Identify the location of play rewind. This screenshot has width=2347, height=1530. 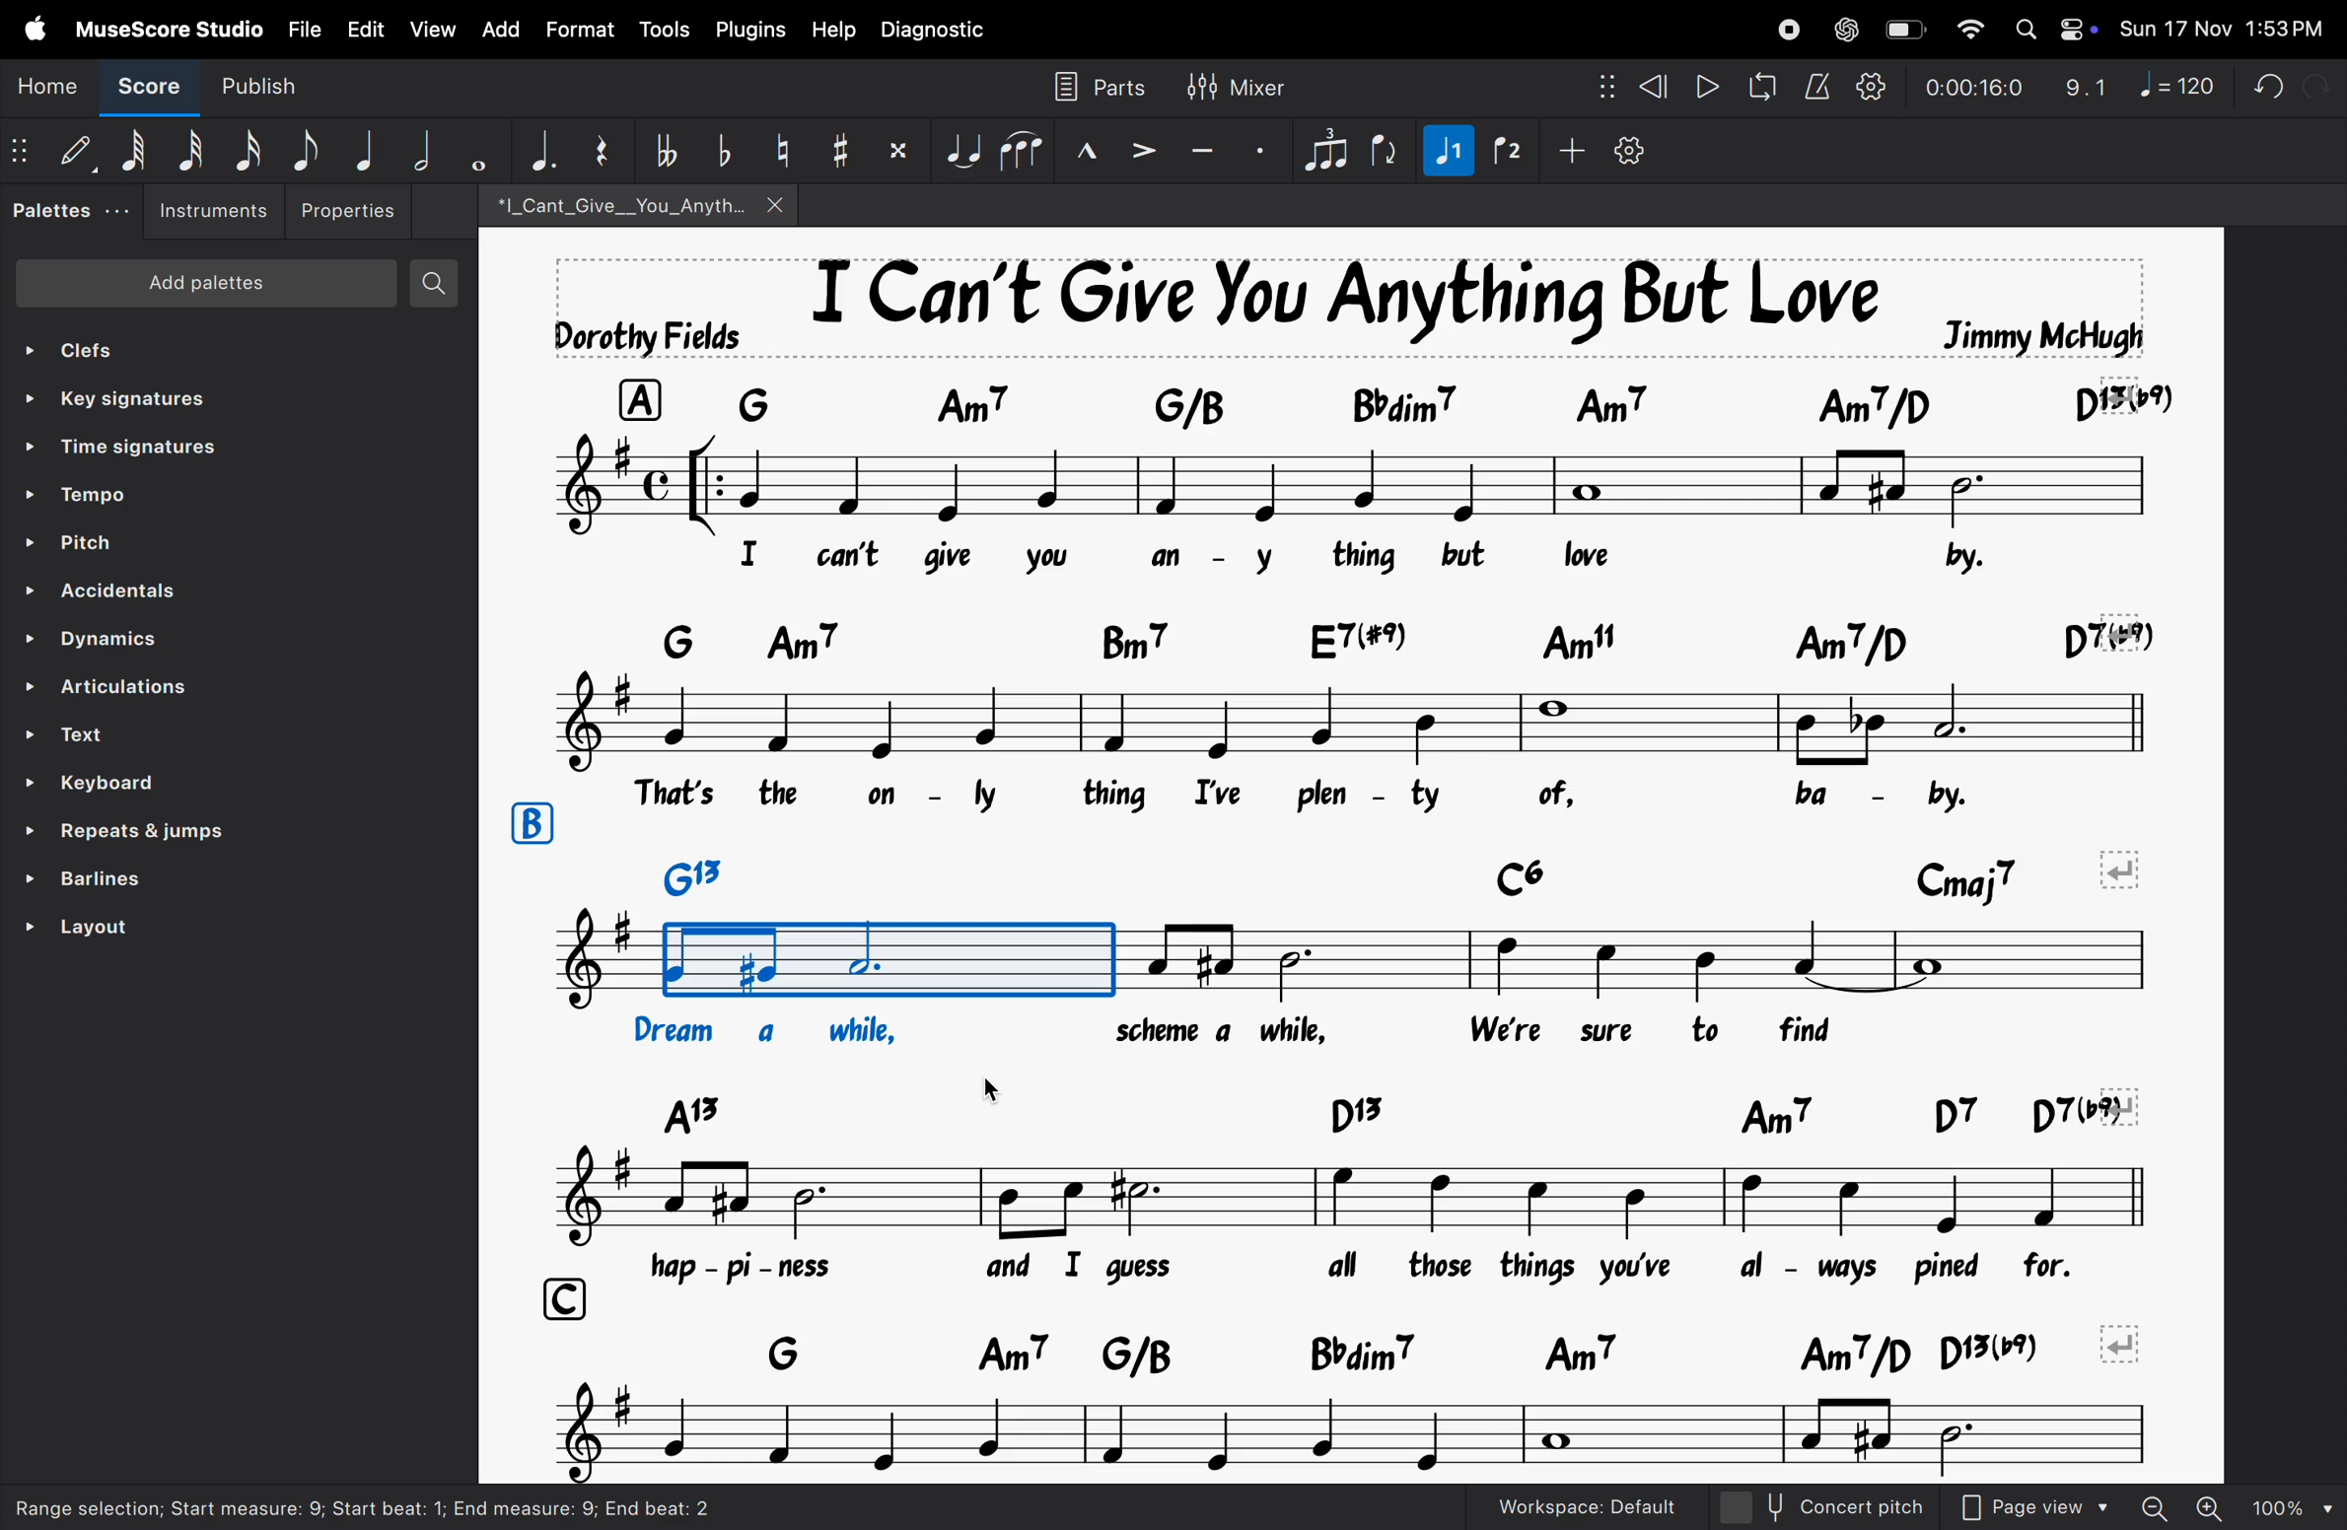
(1705, 85).